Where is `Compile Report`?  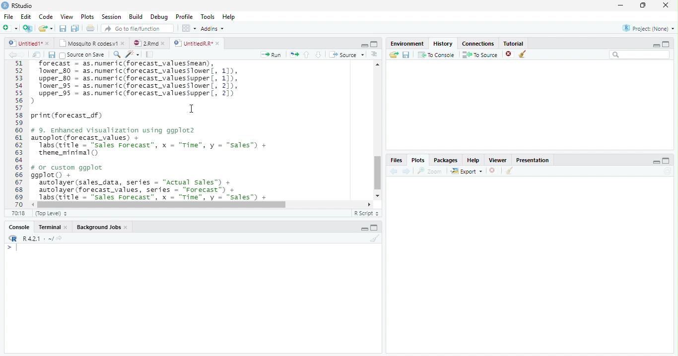
Compile Report is located at coordinates (150, 54).